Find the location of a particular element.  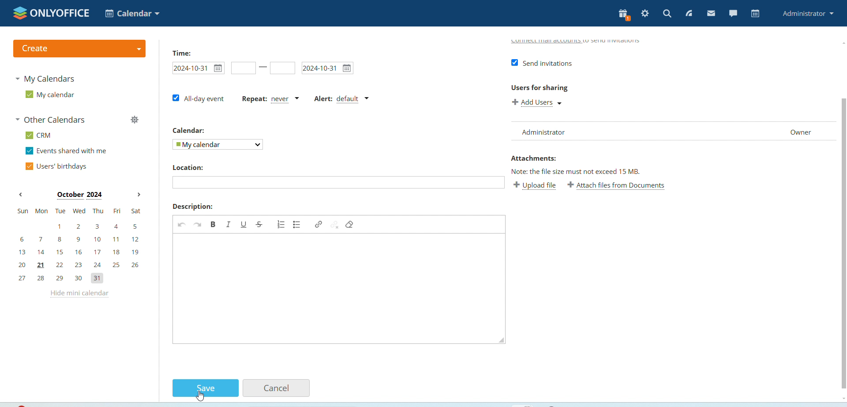

previous month is located at coordinates (21, 195).